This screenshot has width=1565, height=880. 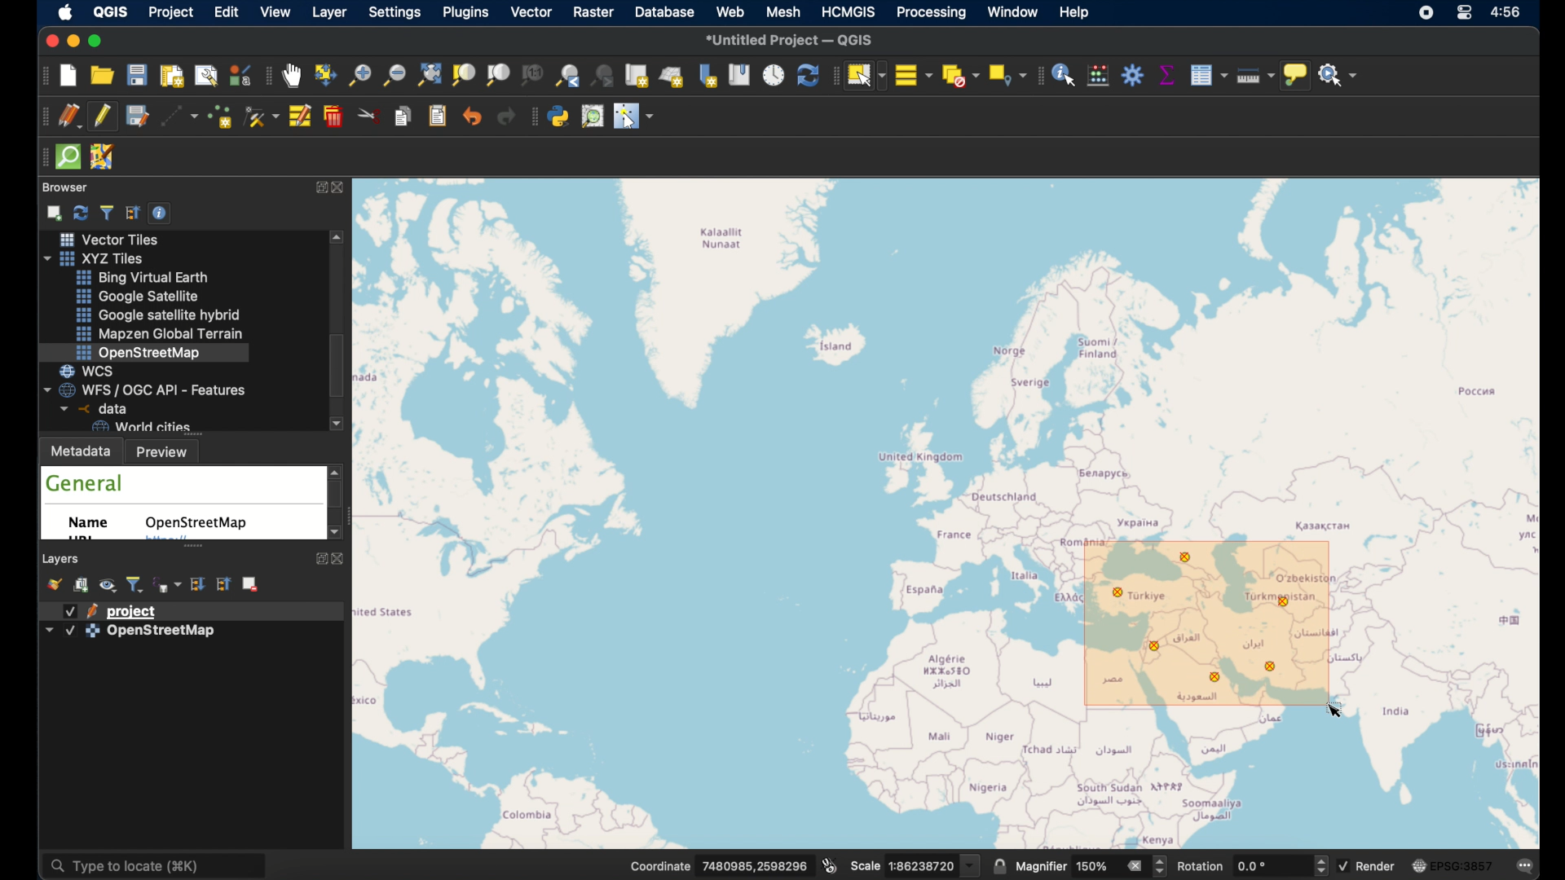 I want to click on screen recorder icon, so click(x=1426, y=14).